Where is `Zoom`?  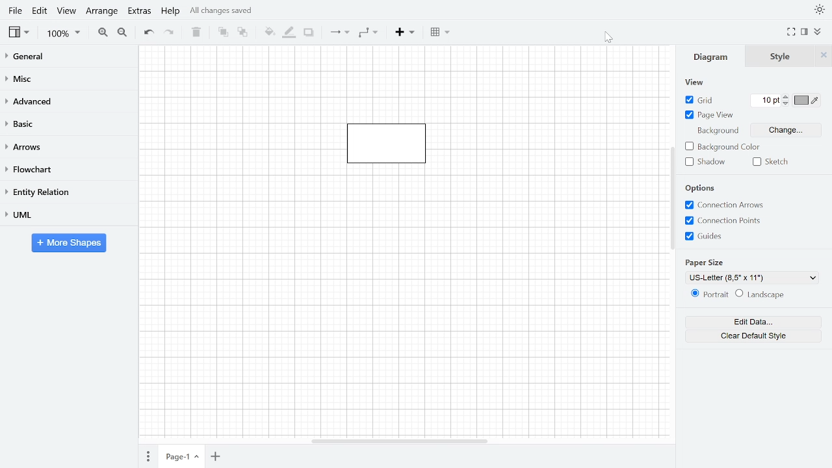
Zoom is located at coordinates (66, 33).